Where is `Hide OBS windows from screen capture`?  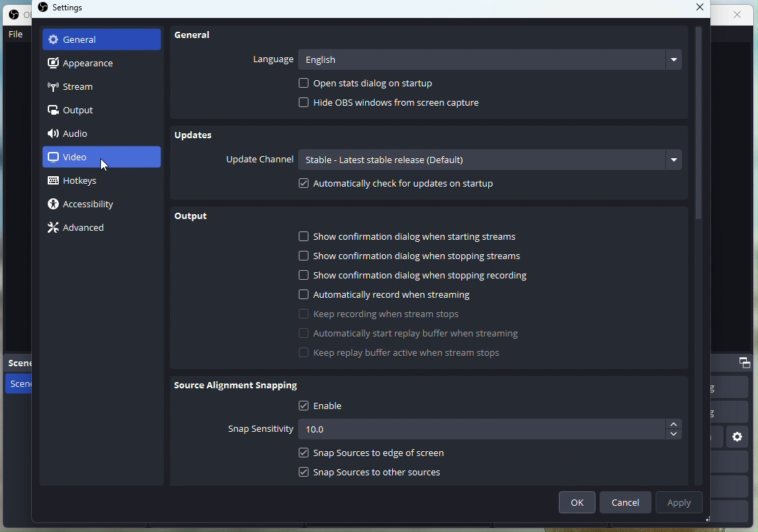
Hide OBS windows from screen capture is located at coordinates (391, 102).